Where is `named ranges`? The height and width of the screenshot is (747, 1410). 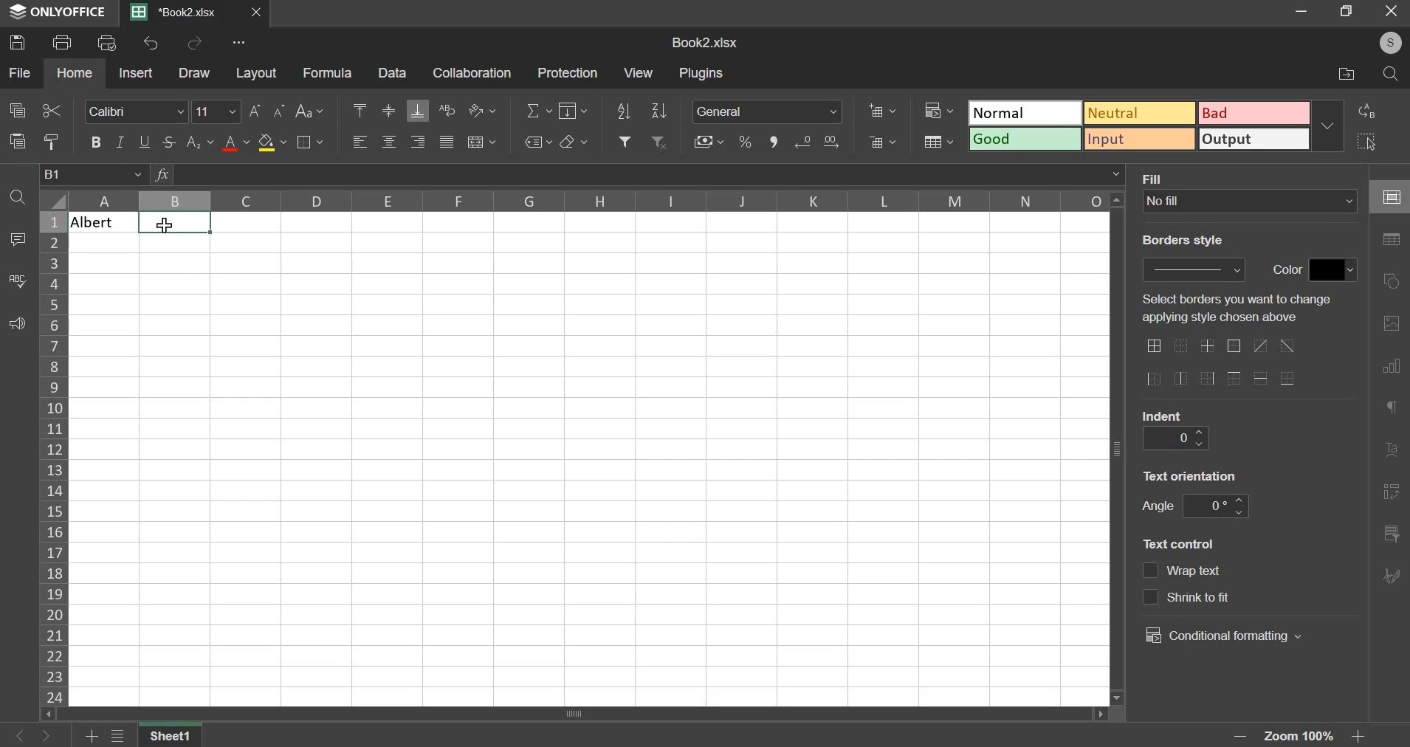
named ranges is located at coordinates (537, 142).